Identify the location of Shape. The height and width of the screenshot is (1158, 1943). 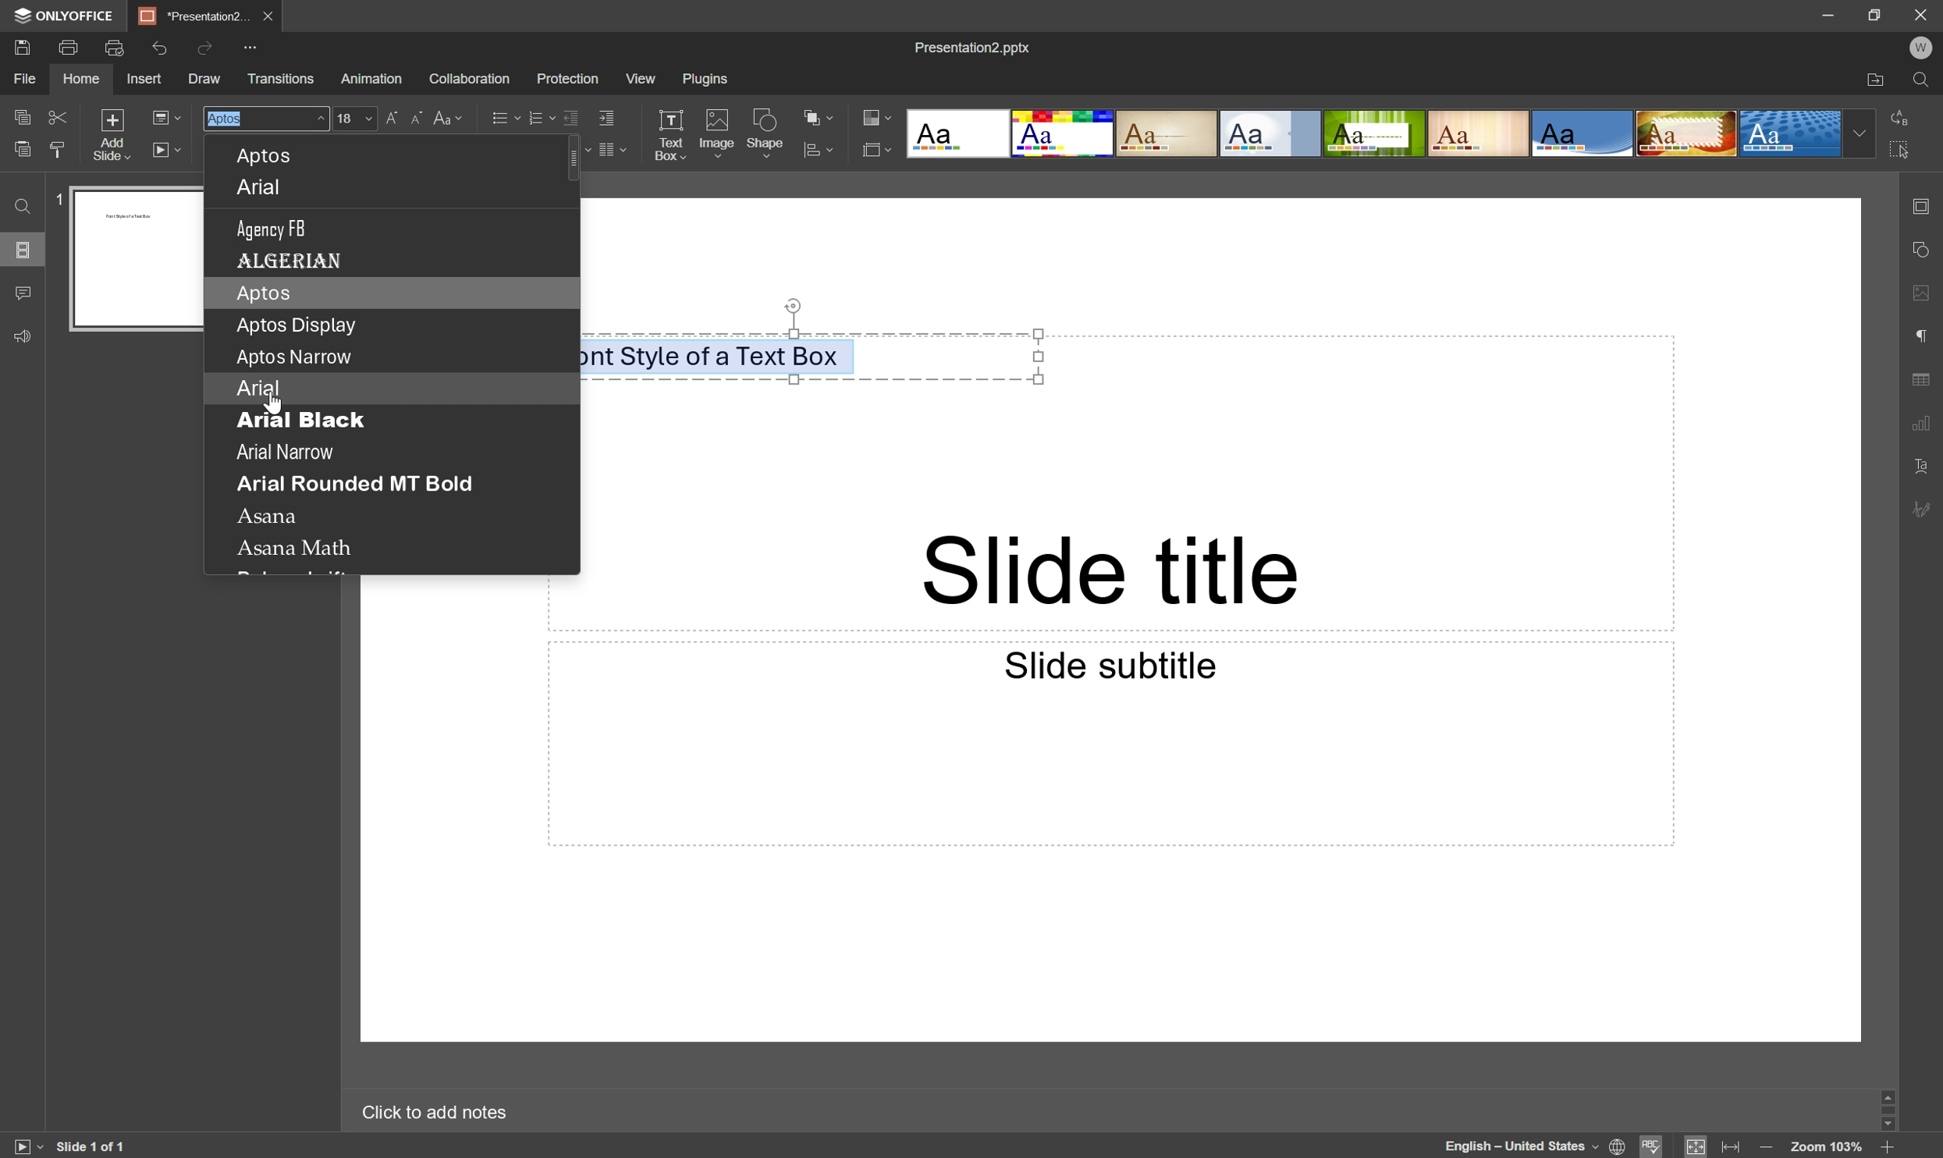
(769, 133).